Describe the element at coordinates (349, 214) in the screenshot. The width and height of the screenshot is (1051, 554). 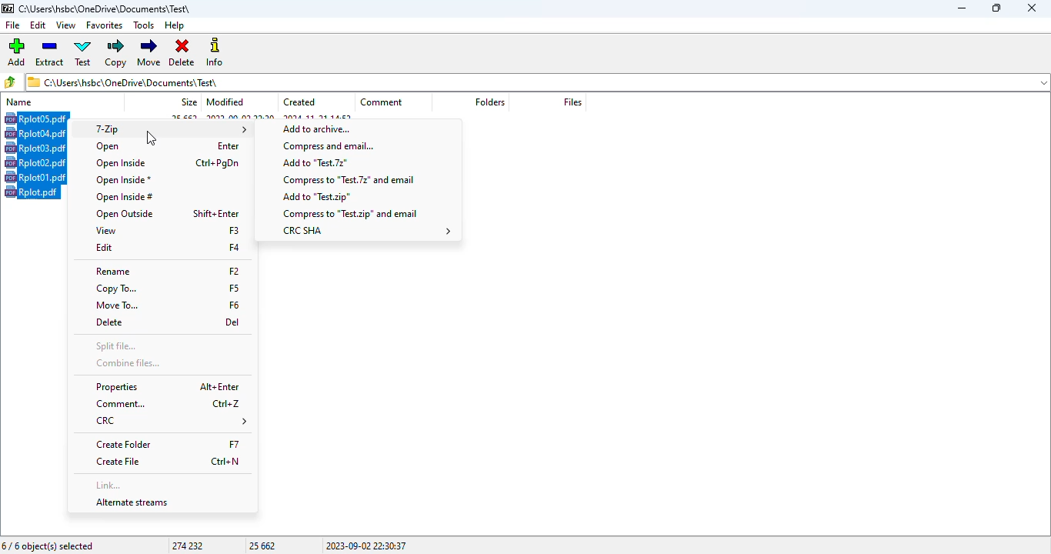
I see `compress to test.zip and email` at that location.